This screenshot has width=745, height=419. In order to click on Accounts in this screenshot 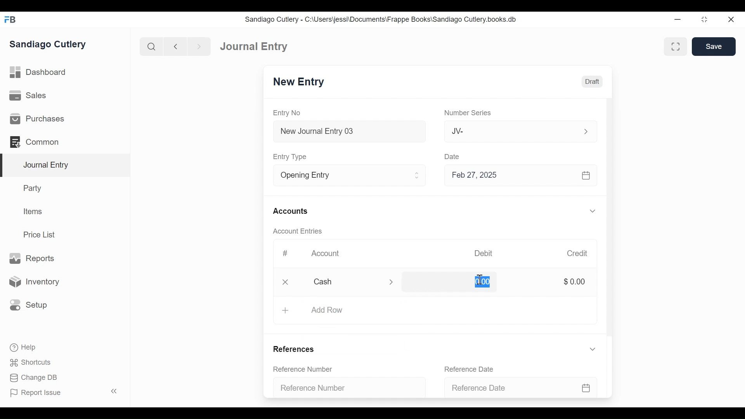, I will do `click(290, 211)`.